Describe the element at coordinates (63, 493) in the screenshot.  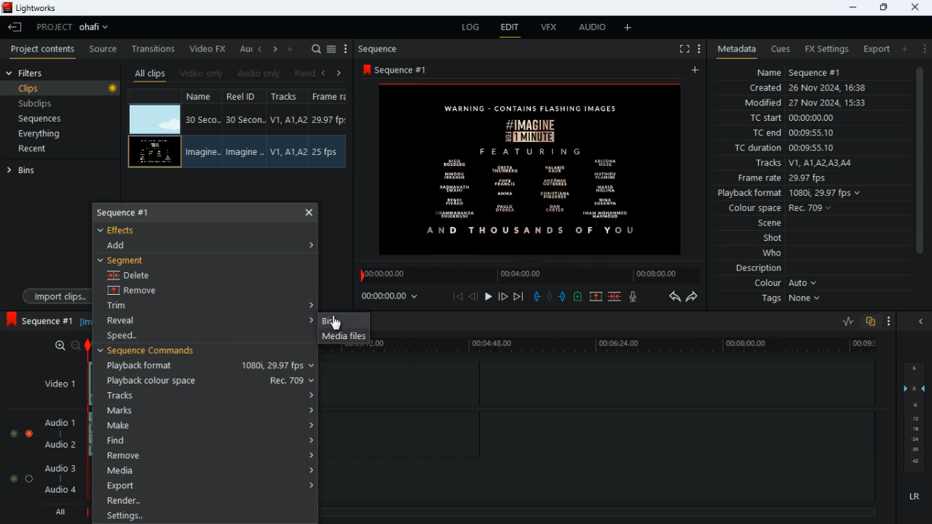
I see `audio 4` at that location.